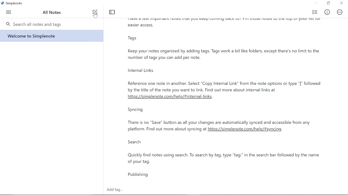 The width and height of the screenshot is (348, 195). I want to click on Actions, so click(340, 12).